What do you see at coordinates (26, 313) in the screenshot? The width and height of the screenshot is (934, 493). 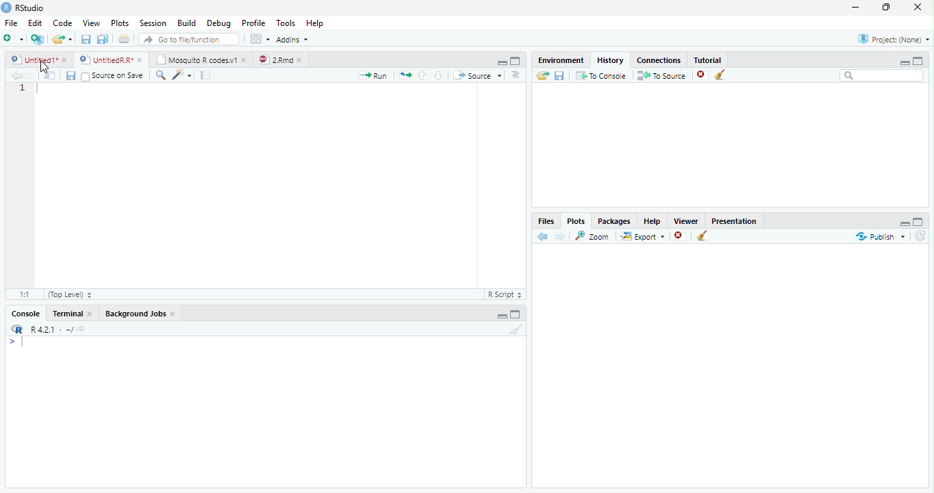 I see `Console` at bounding box center [26, 313].